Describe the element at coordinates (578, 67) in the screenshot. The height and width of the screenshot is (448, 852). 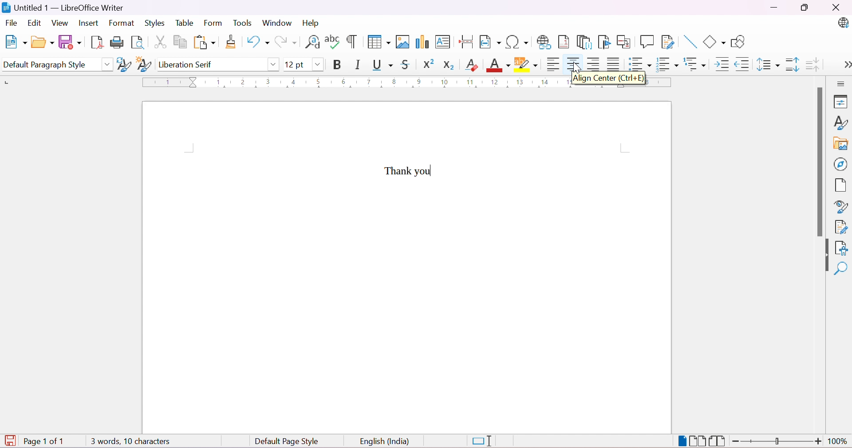
I see `Cursor` at that location.